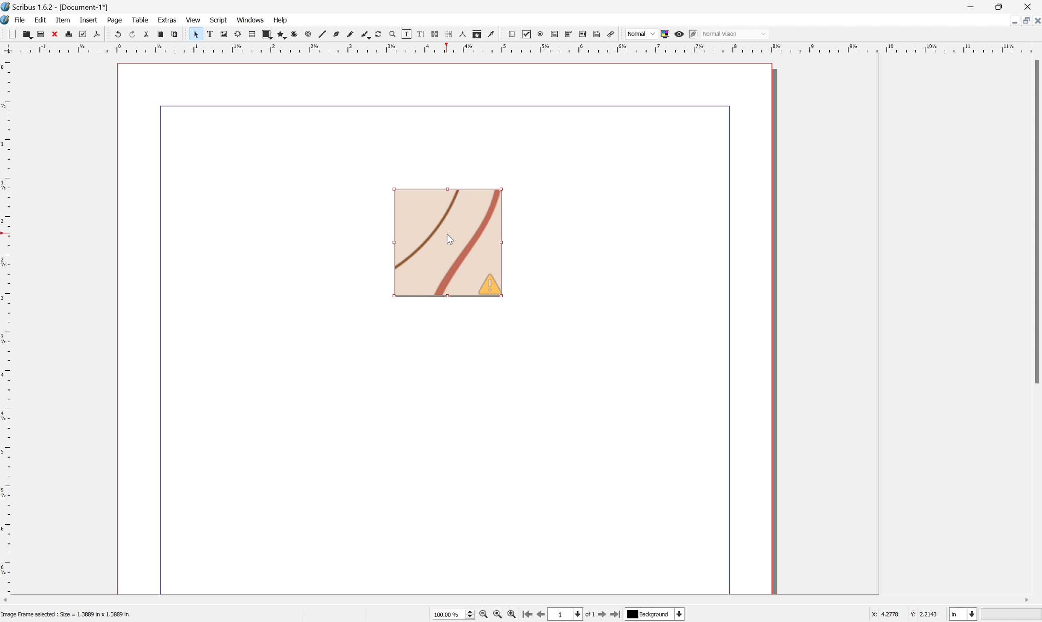  What do you see at coordinates (454, 614) in the screenshot?
I see `Zoom 100%` at bounding box center [454, 614].